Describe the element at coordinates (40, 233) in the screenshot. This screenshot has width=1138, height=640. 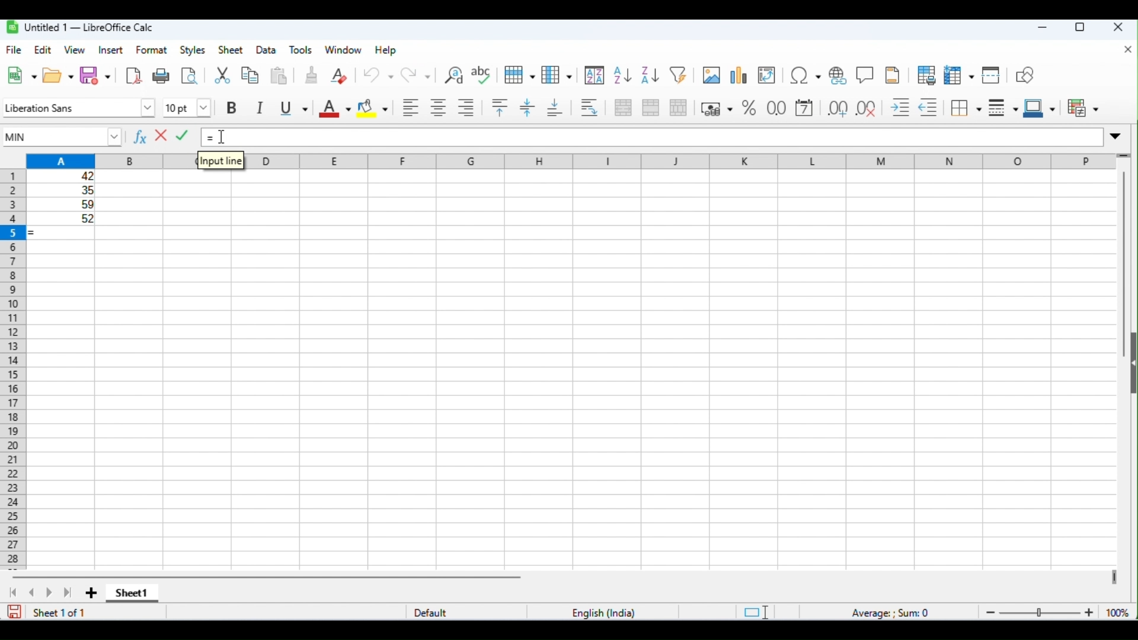
I see `= appeared ` at that location.